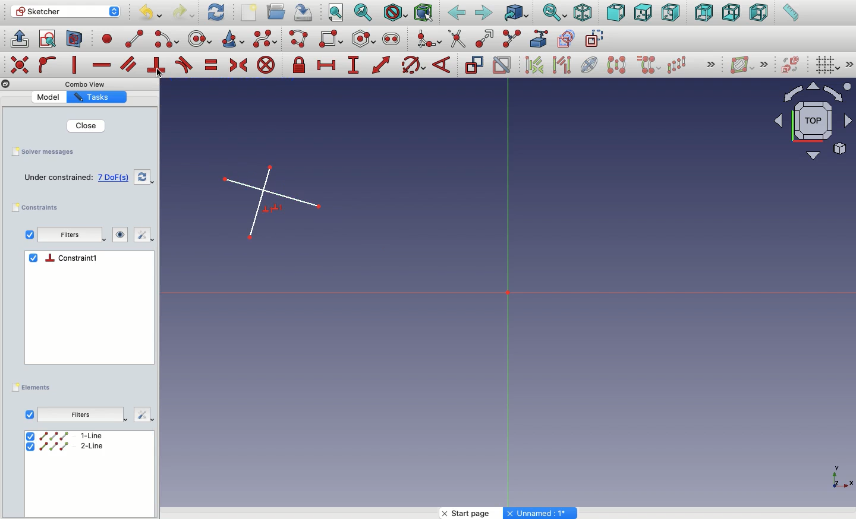 Image resolution: width=856 pixels, height=519 pixels. I want to click on Close, so click(88, 126).